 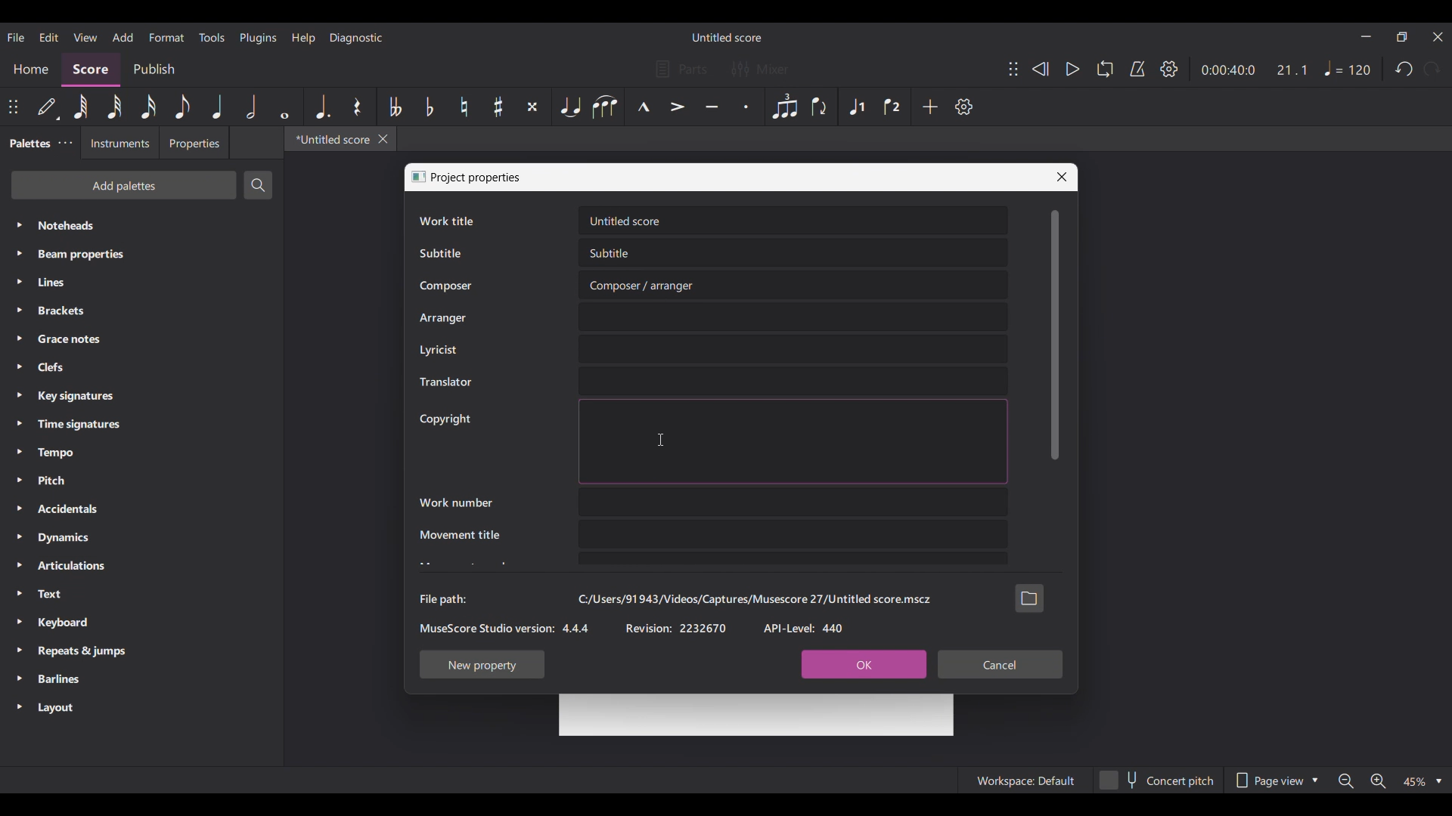 What do you see at coordinates (330, 139) in the screenshot?
I see `*Untitled score, current tab` at bounding box center [330, 139].